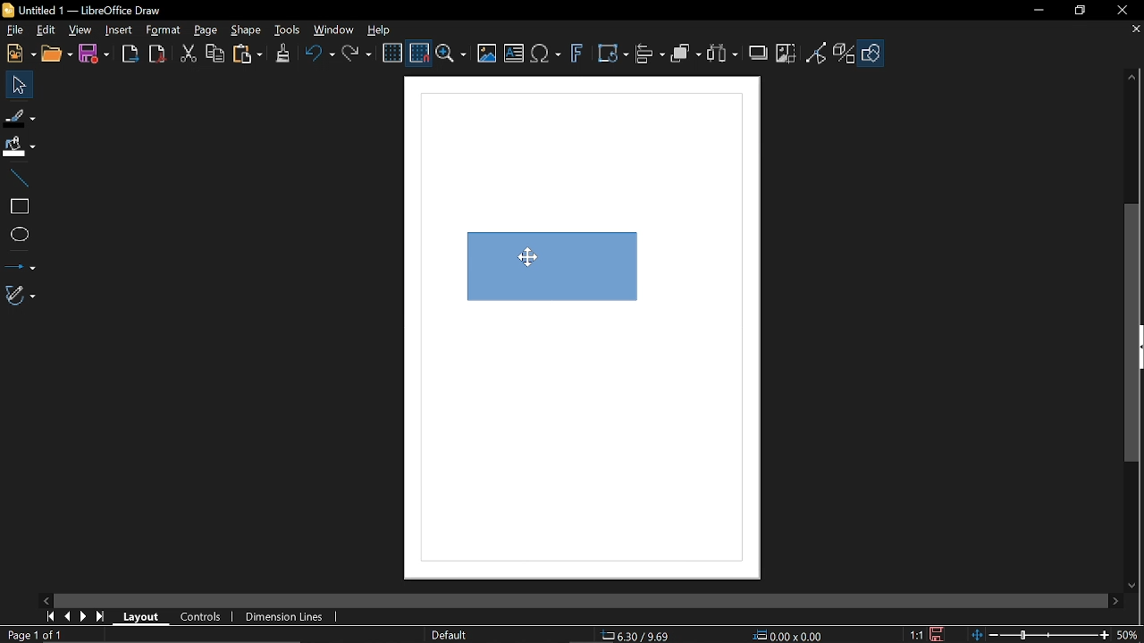 The width and height of the screenshot is (1144, 643). What do you see at coordinates (1131, 633) in the screenshot?
I see `50% (Current Zoom)` at bounding box center [1131, 633].